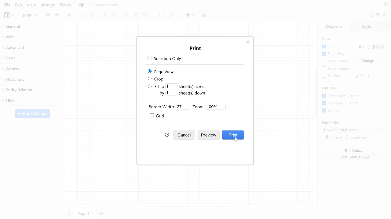  I want to click on page view, so click(162, 71).